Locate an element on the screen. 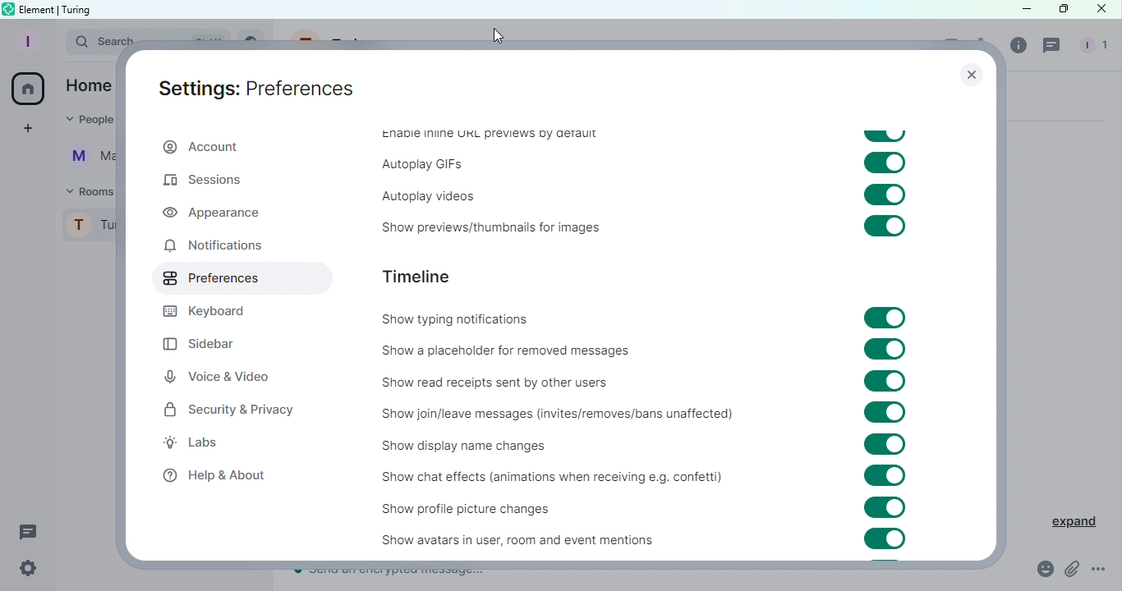 The width and height of the screenshot is (1122, 591). Home  is located at coordinates (89, 85).